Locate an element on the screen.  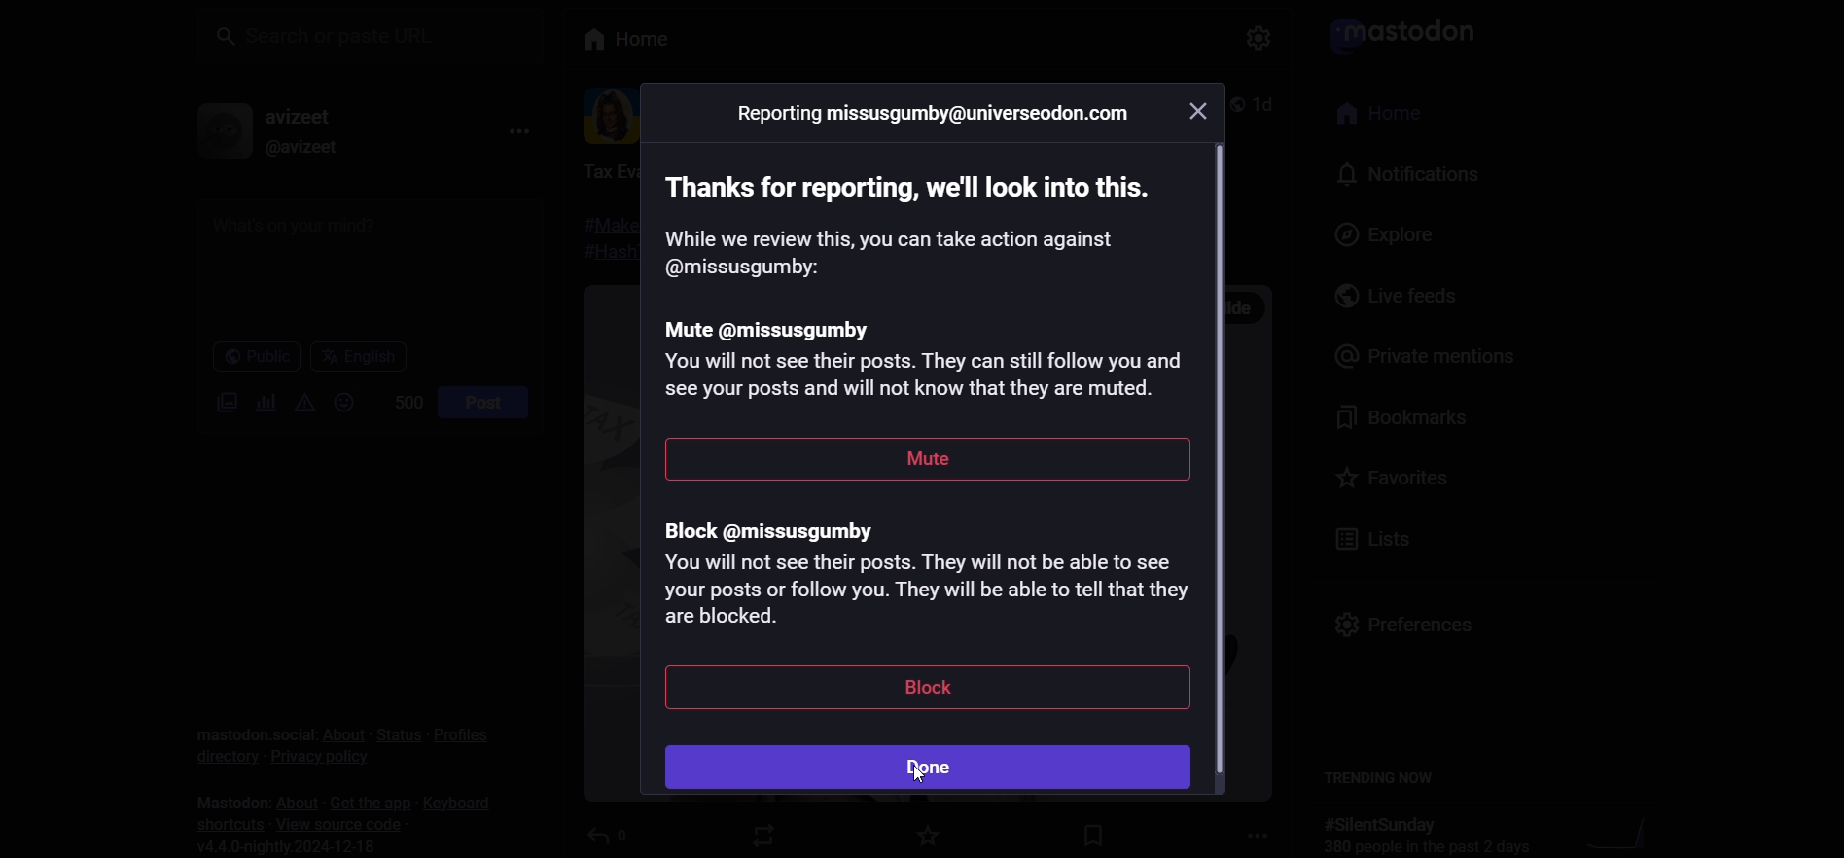
reporting ID is located at coordinates (935, 114).